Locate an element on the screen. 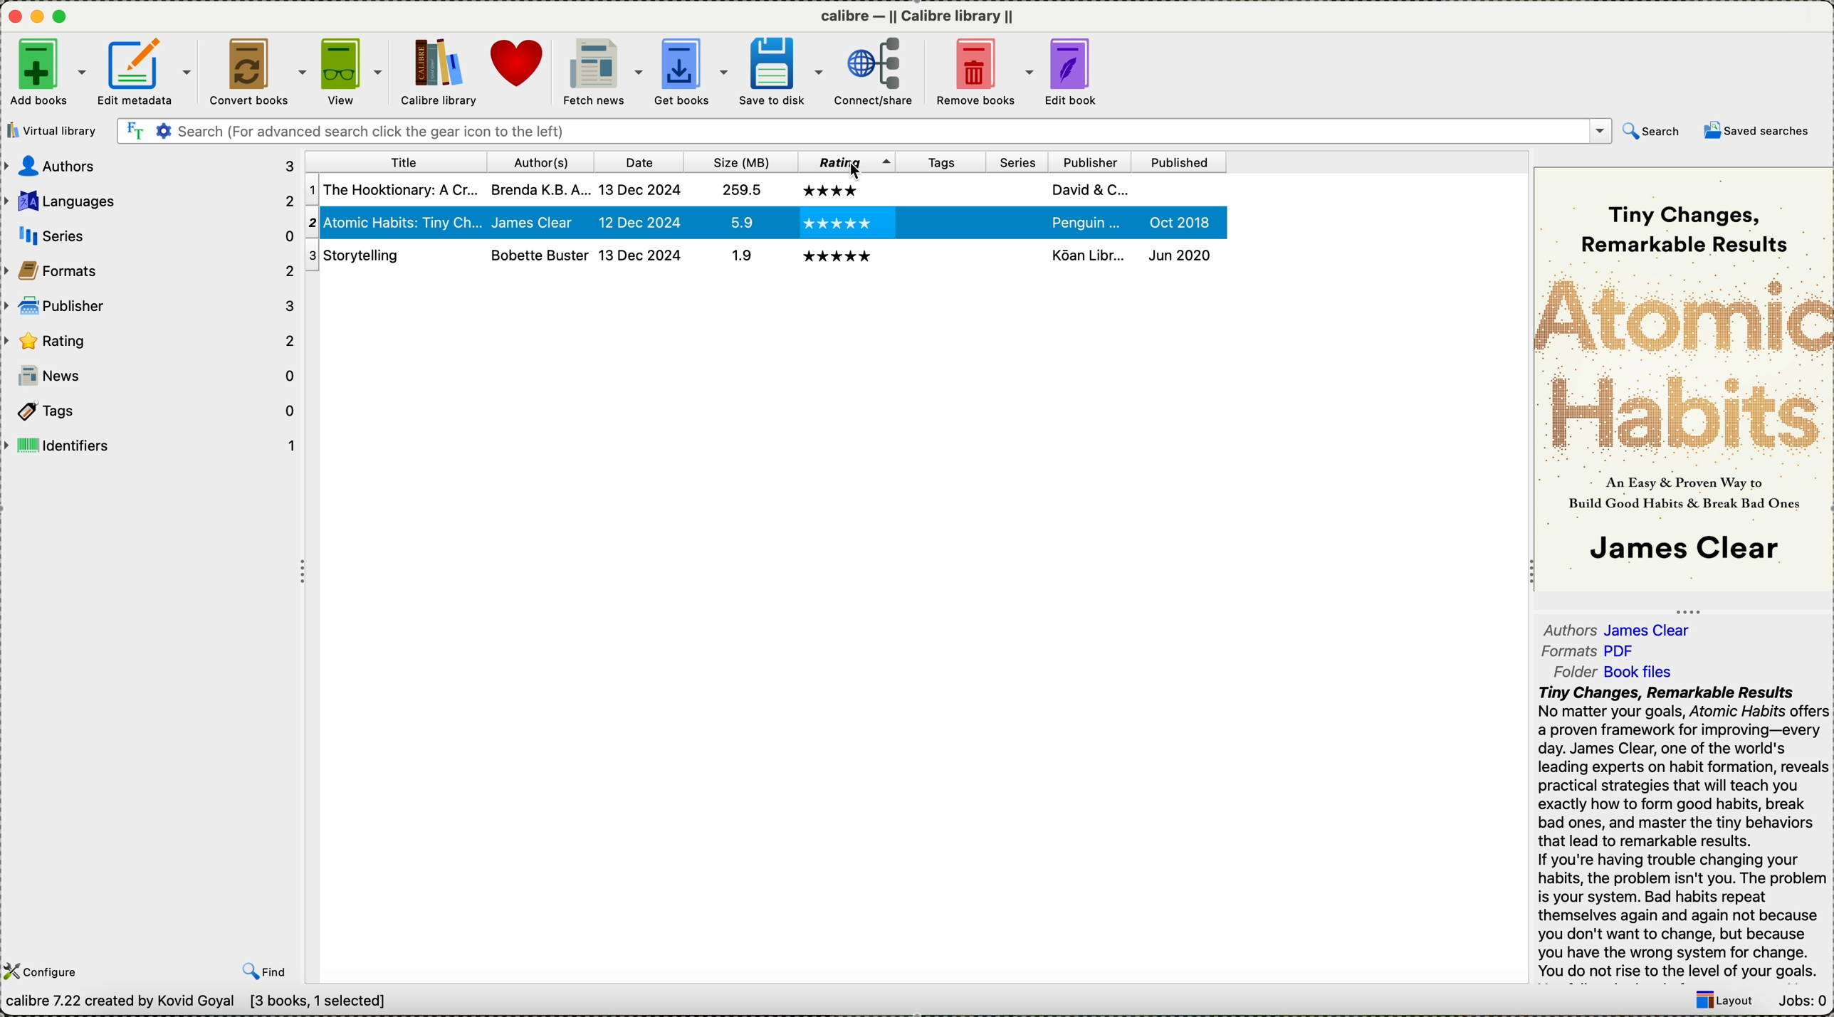 This screenshot has width=1834, height=1017. oct 2018 is located at coordinates (1183, 189).